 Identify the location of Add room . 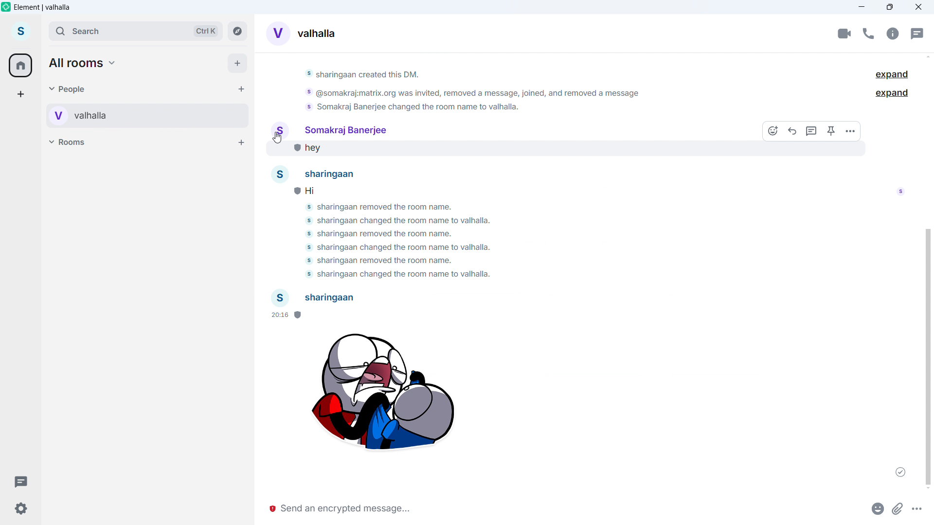
(240, 142).